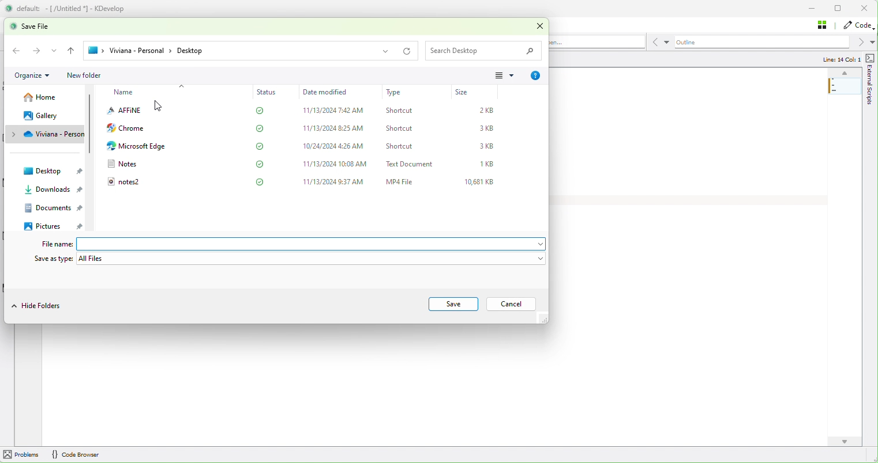 This screenshot has height=463, width=878. What do you see at coordinates (825, 25) in the screenshot?
I see `Stash` at bounding box center [825, 25].